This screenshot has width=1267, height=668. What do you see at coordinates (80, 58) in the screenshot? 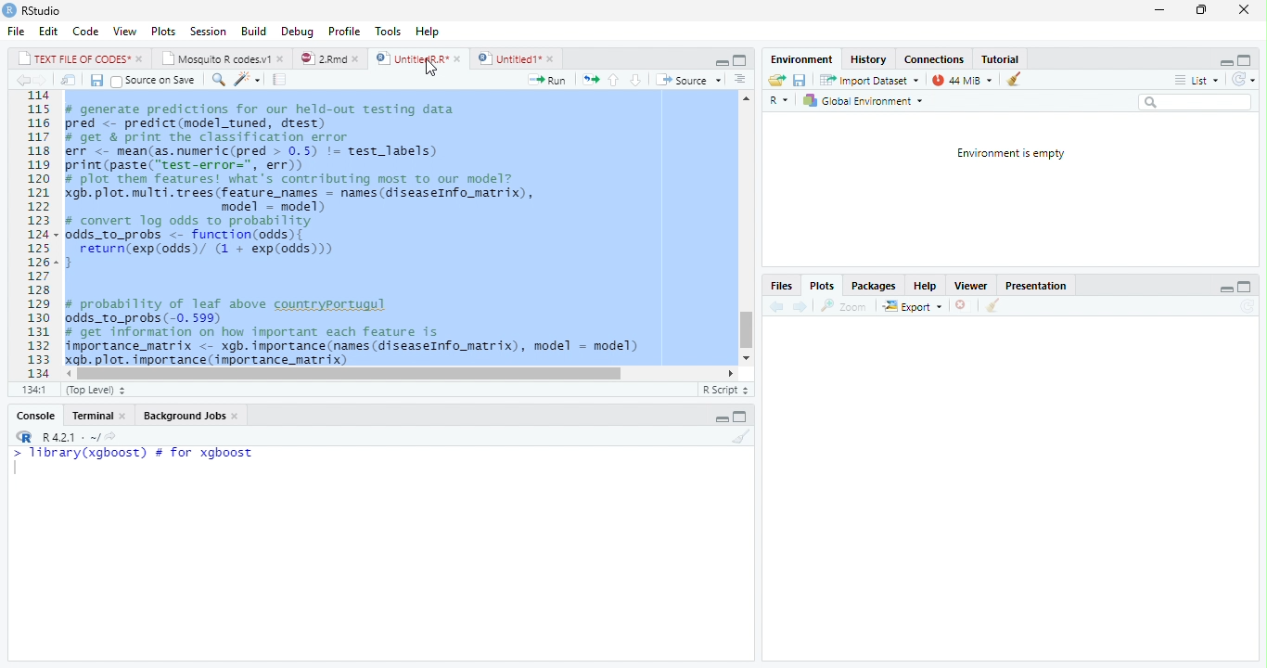
I see `TEXT FILE OF CODES" ` at bounding box center [80, 58].